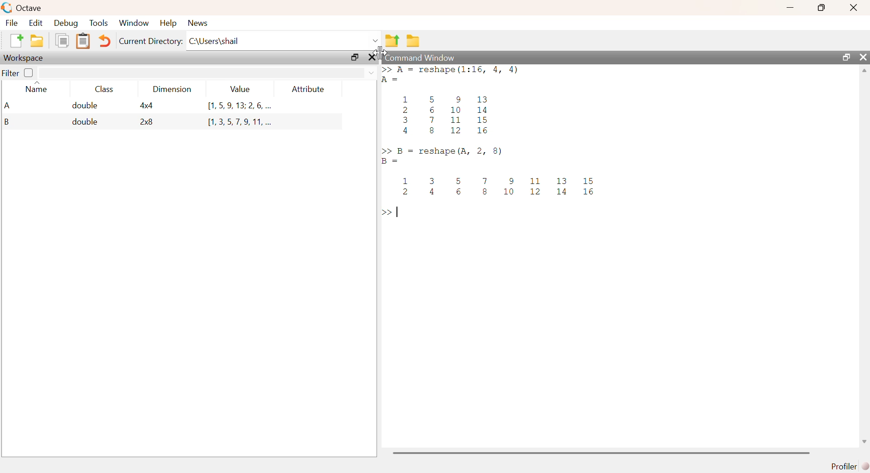 This screenshot has height=473, width=870. What do you see at coordinates (37, 23) in the screenshot?
I see `Edit` at bounding box center [37, 23].